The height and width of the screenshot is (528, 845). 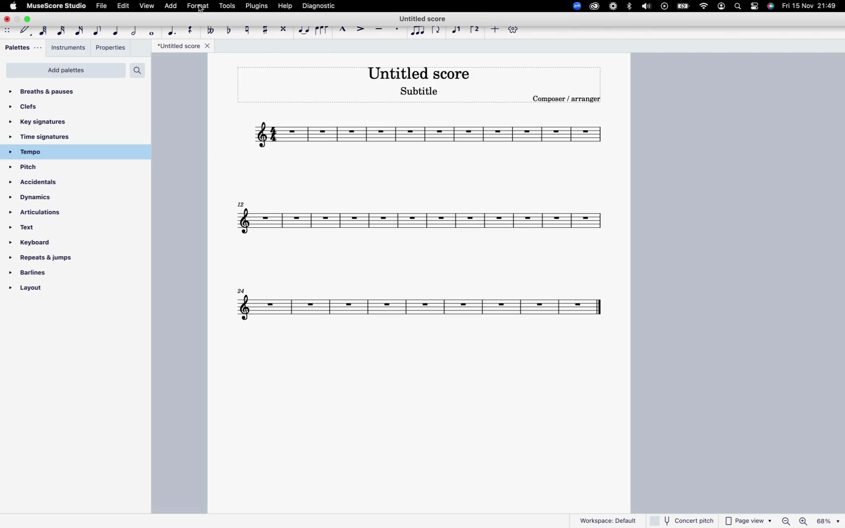 What do you see at coordinates (398, 30) in the screenshot?
I see `staccato` at bounding box center [398, 30].